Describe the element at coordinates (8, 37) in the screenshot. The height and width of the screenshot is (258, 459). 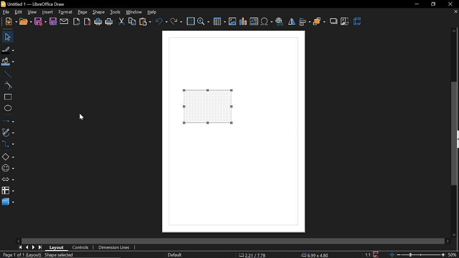
I see `select` at that location.